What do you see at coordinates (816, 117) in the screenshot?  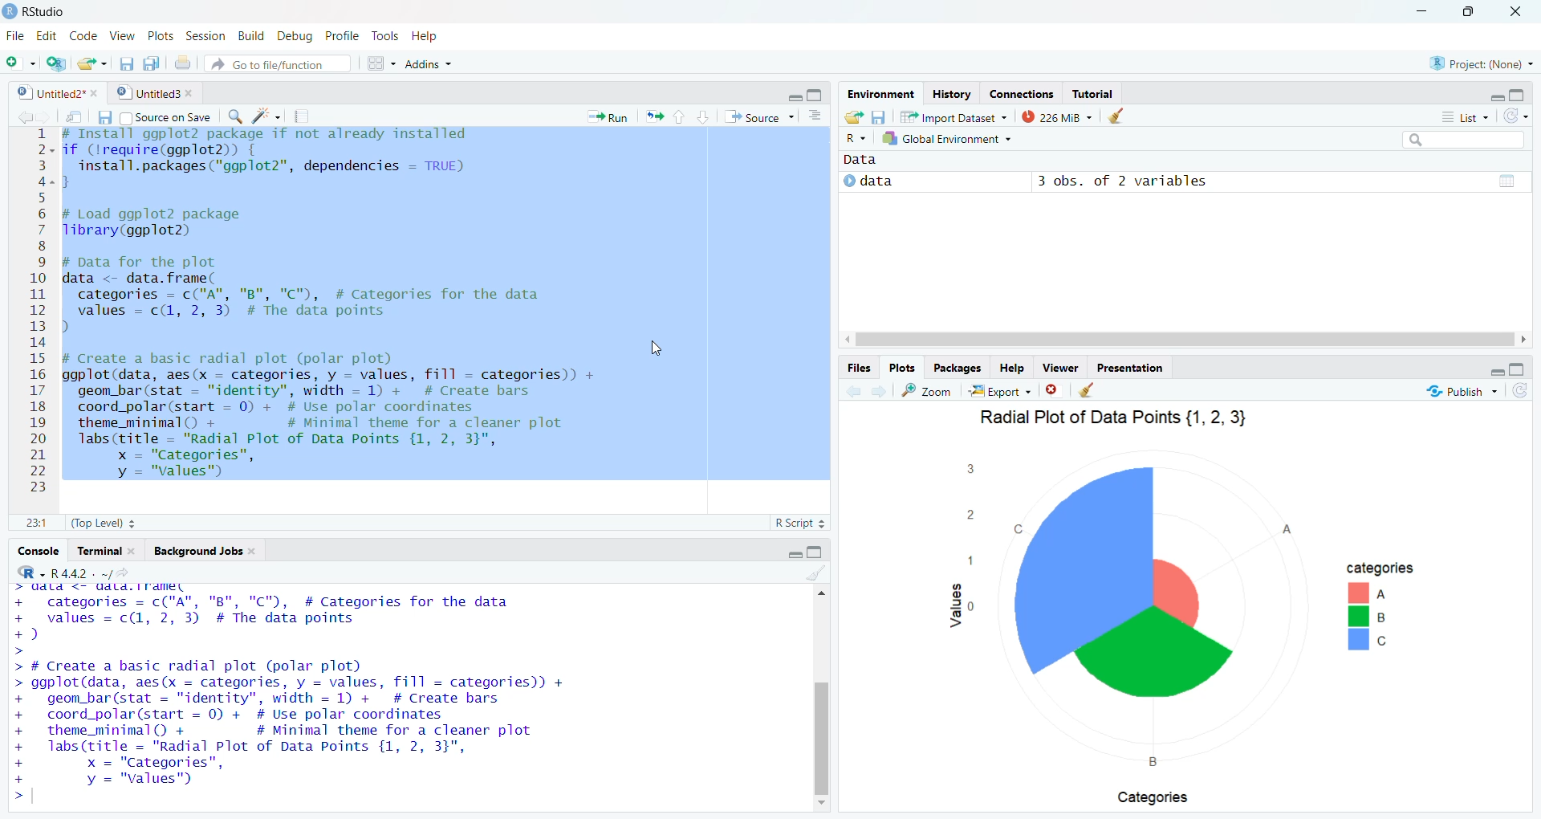 I see `document outline` at bounding box center [816, 117].